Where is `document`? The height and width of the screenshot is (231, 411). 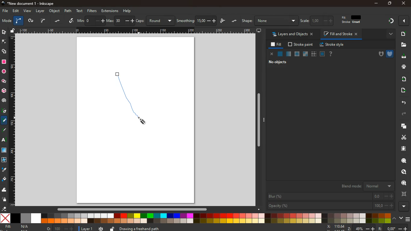 document is located at coordinates (404, 148).